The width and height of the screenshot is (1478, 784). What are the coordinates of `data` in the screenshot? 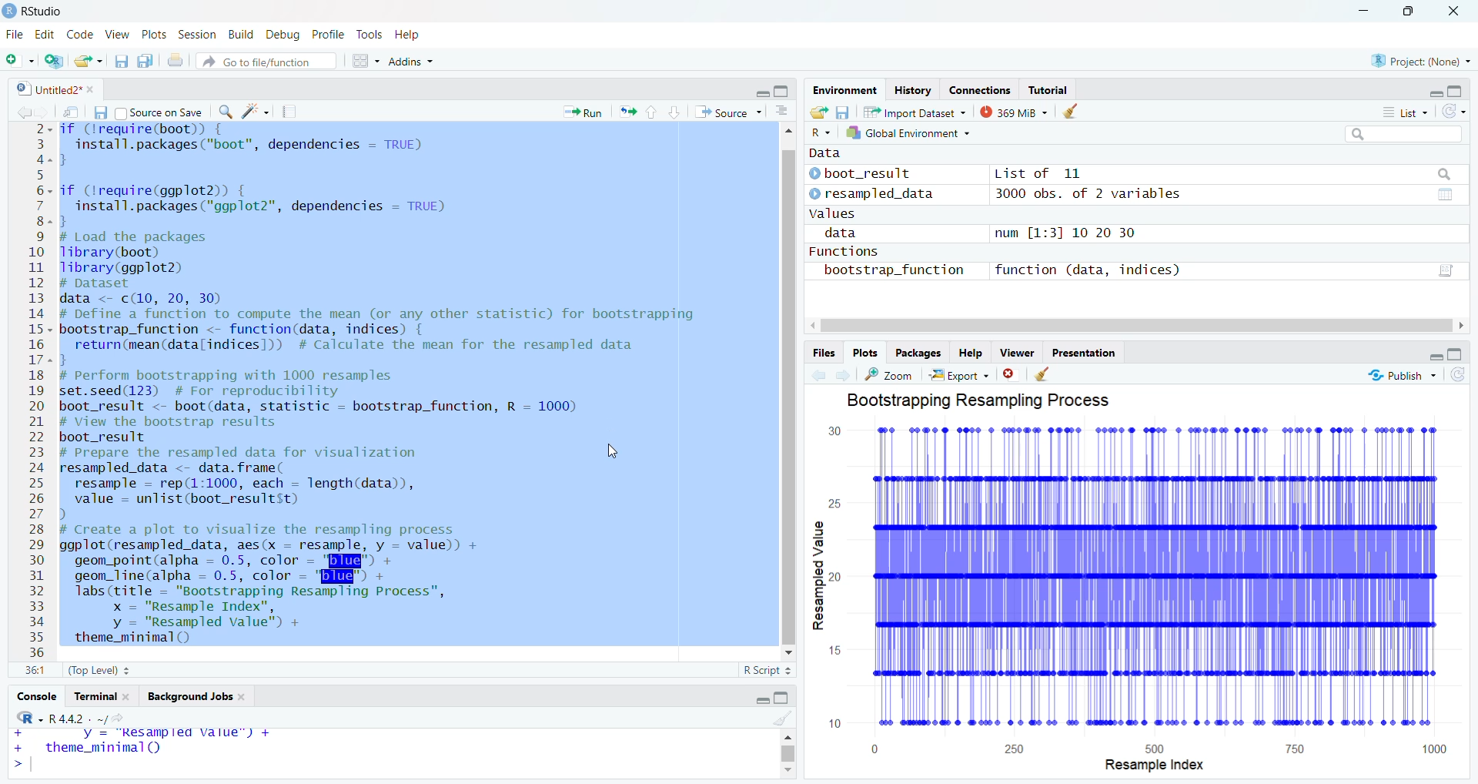 It's located at (835, 153).